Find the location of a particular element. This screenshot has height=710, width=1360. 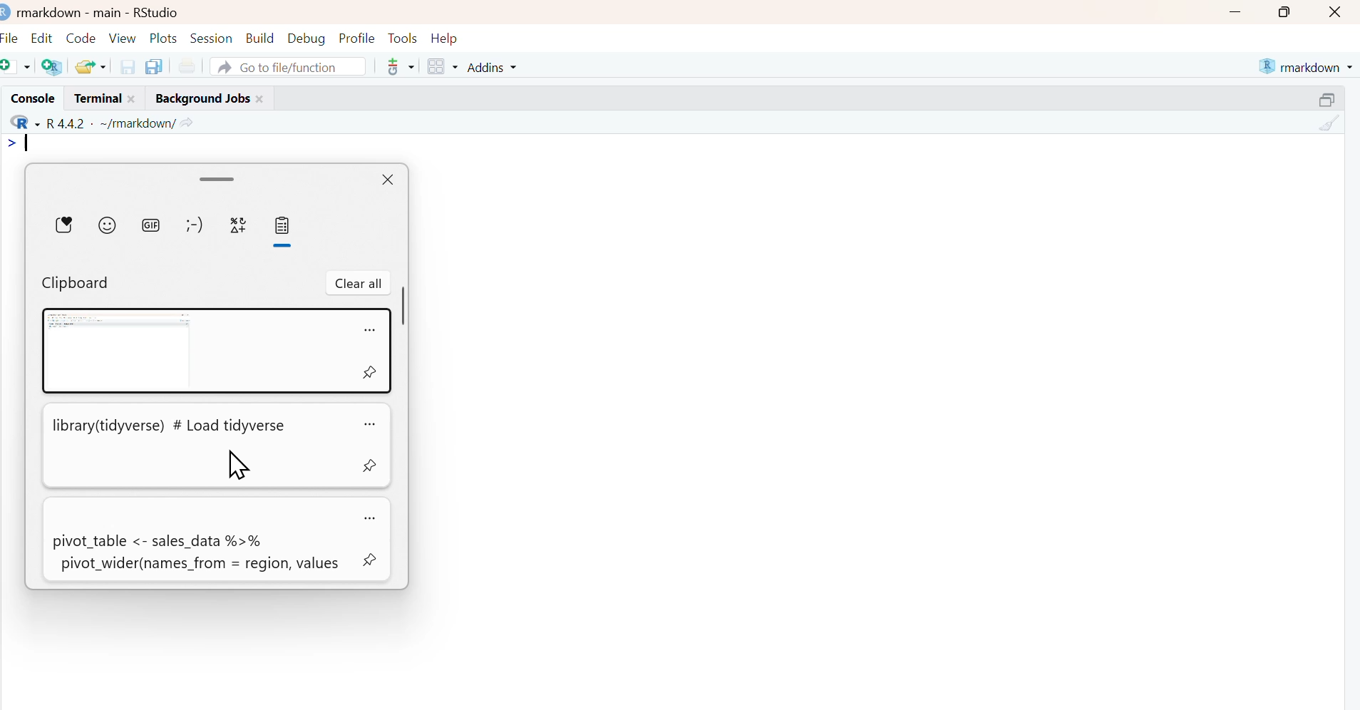

clear console is located at coordinates (1330, 123).